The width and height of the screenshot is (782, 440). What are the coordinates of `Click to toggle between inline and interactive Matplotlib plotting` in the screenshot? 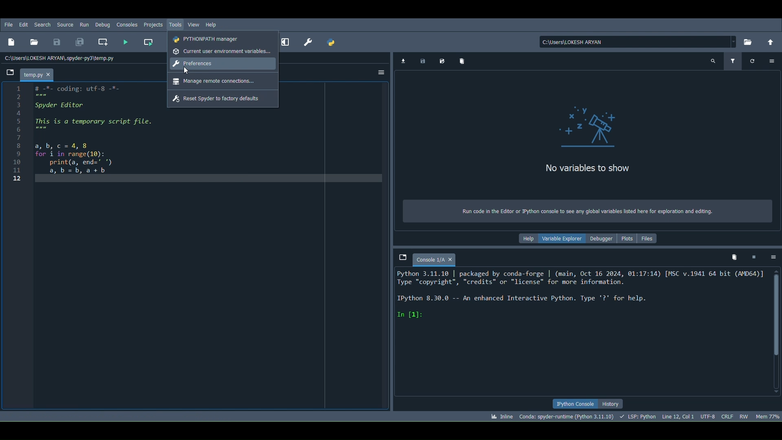 It's located at (501, 416).